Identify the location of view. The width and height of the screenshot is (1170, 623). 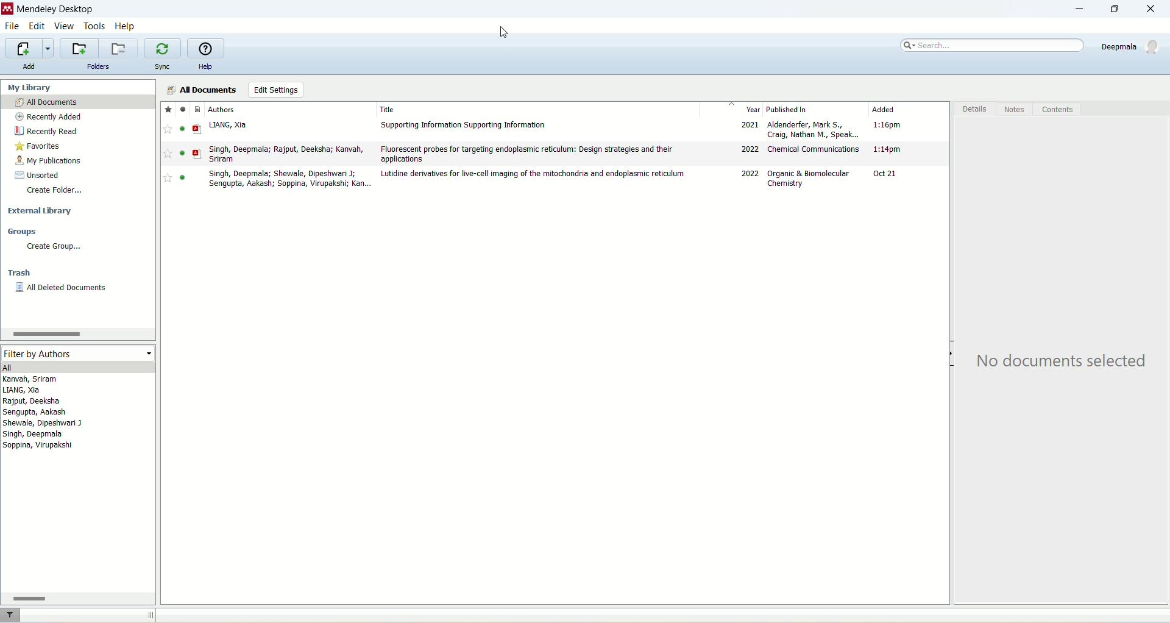
(63, 25).